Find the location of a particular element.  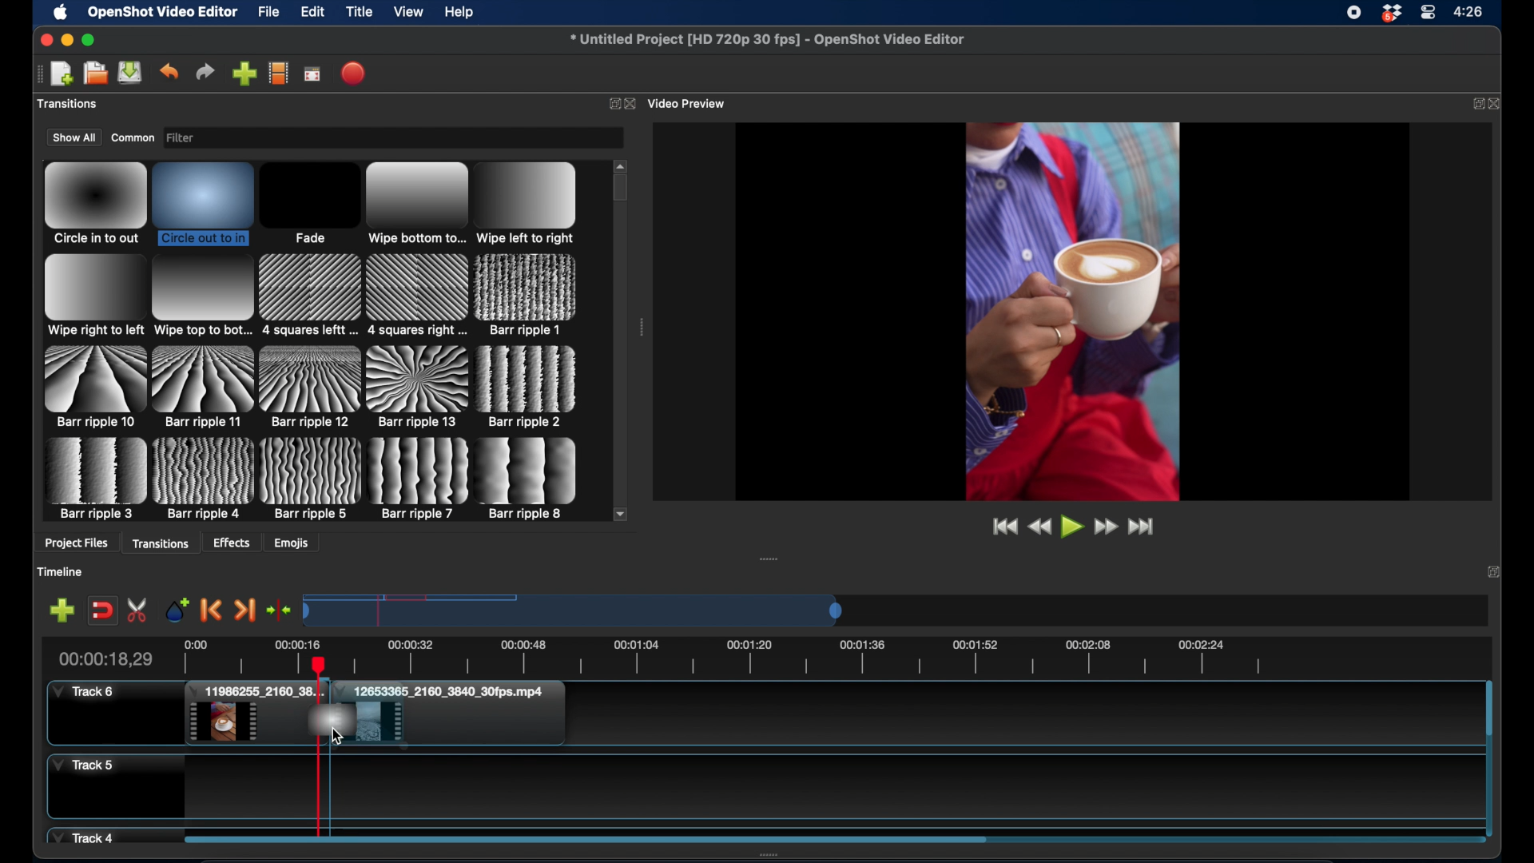

transition is located at coordinates (527, 295).